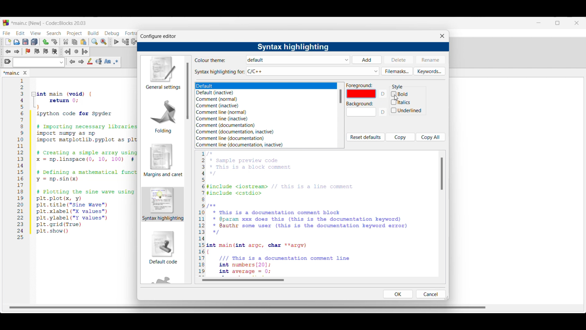 The image size is (586, 330). I want to click on Save, so click(25, 42).